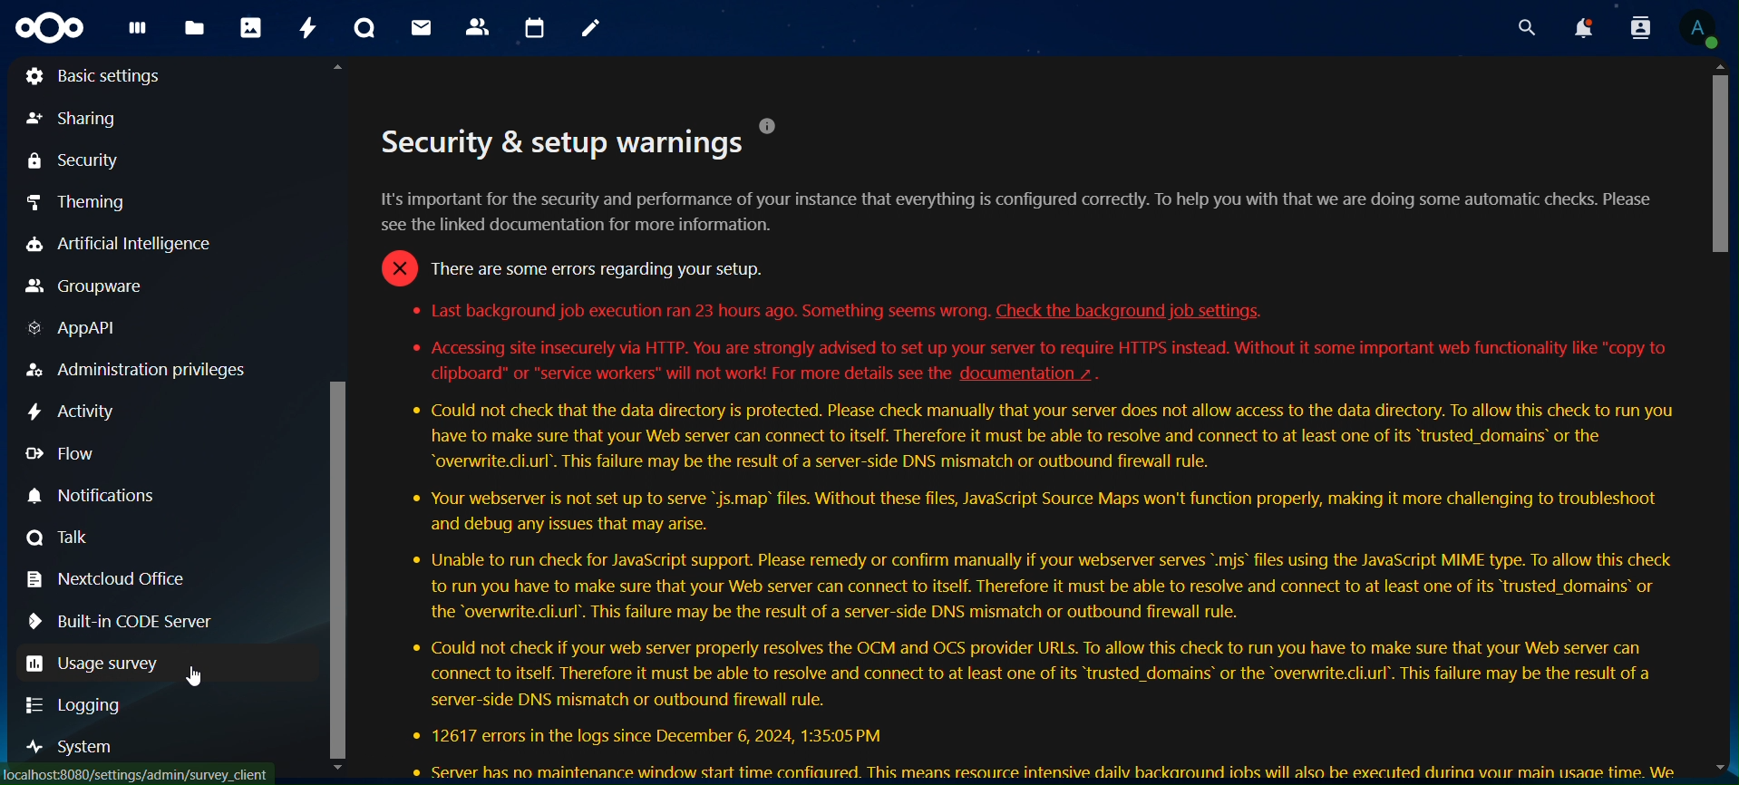 The image size is (1739, 785). What do you see at coordinates (250, 30) in the screenshot?
I see `photos` at bounding box center [250, 30].